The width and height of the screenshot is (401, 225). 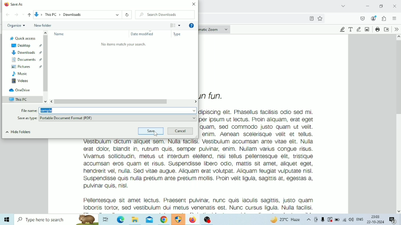 What do you see at coordinates (23, 14) in the screenshot?
I see `Recent locations` at bounding box center [23, 14].